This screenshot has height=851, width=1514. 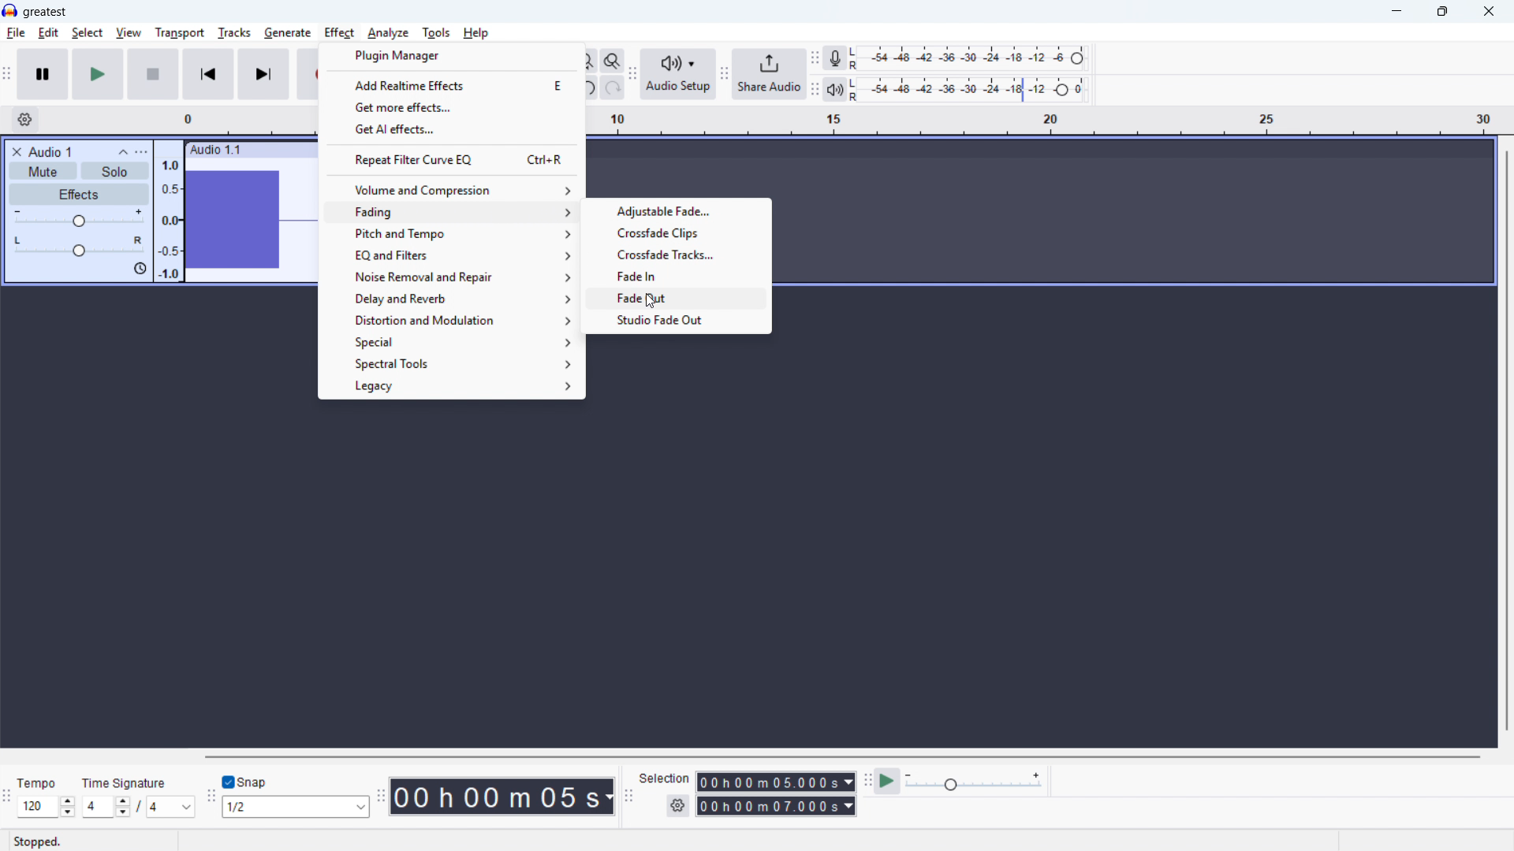 I want to click on Snapping toolbar , so click(x=212, y=799).